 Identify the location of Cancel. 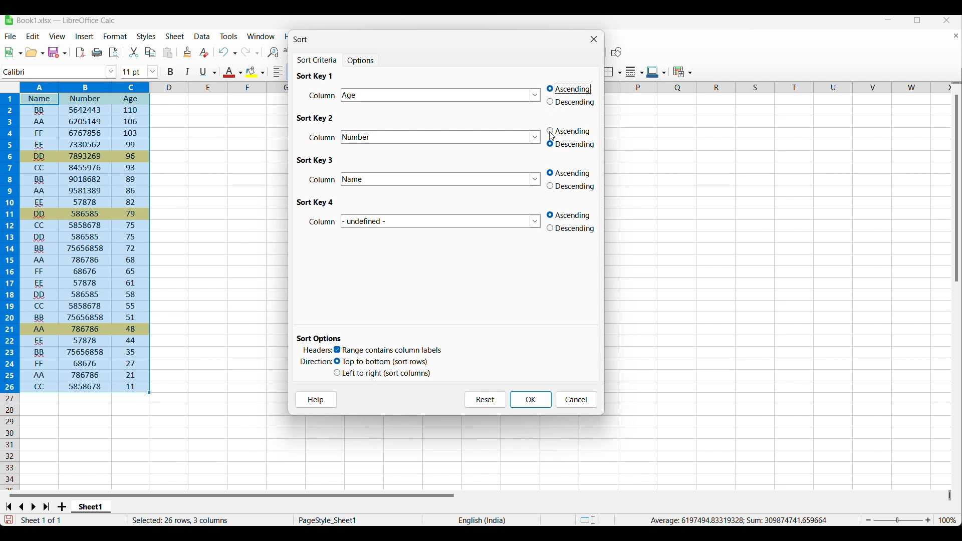
(577, 400).